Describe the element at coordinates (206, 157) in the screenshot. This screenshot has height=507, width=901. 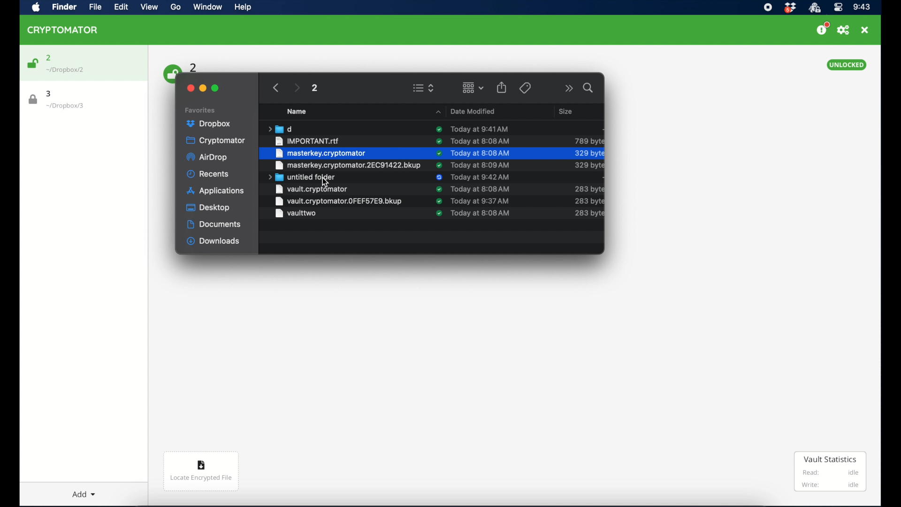
I see `airdrop` at that location.